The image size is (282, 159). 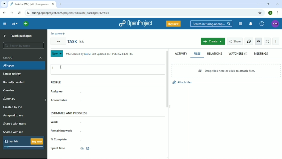 I want to click on Unwatch work package, so click(x=258, y=41).